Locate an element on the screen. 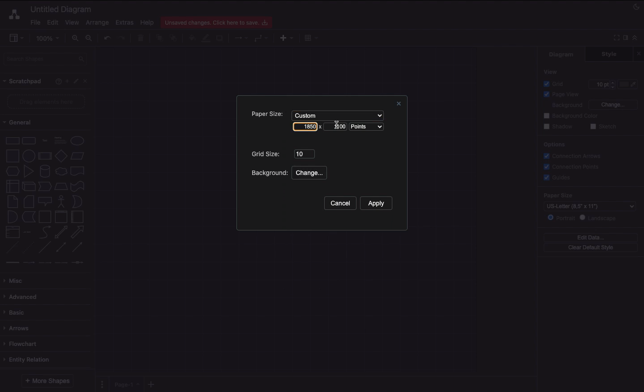 Image resolution: width=644 pixels, height=392 pixels. Bidirectional arrow is located at coordinates (61, 232).